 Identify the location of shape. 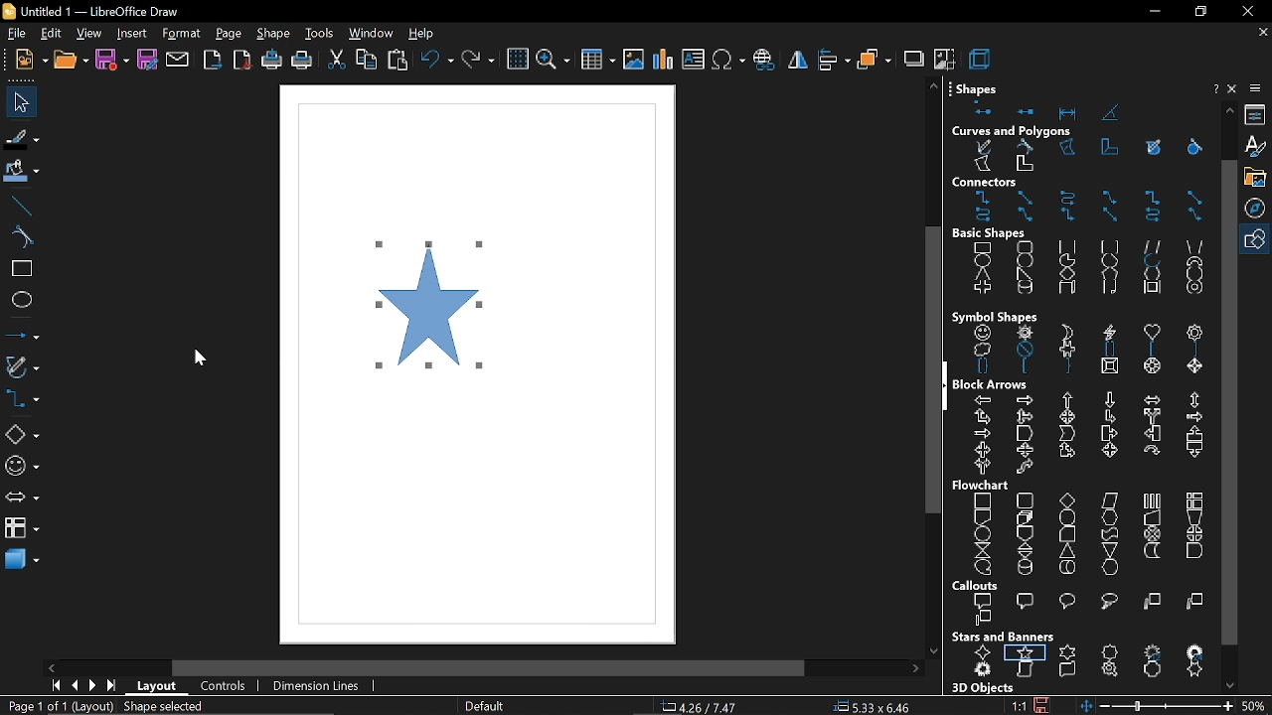
(274, 34).